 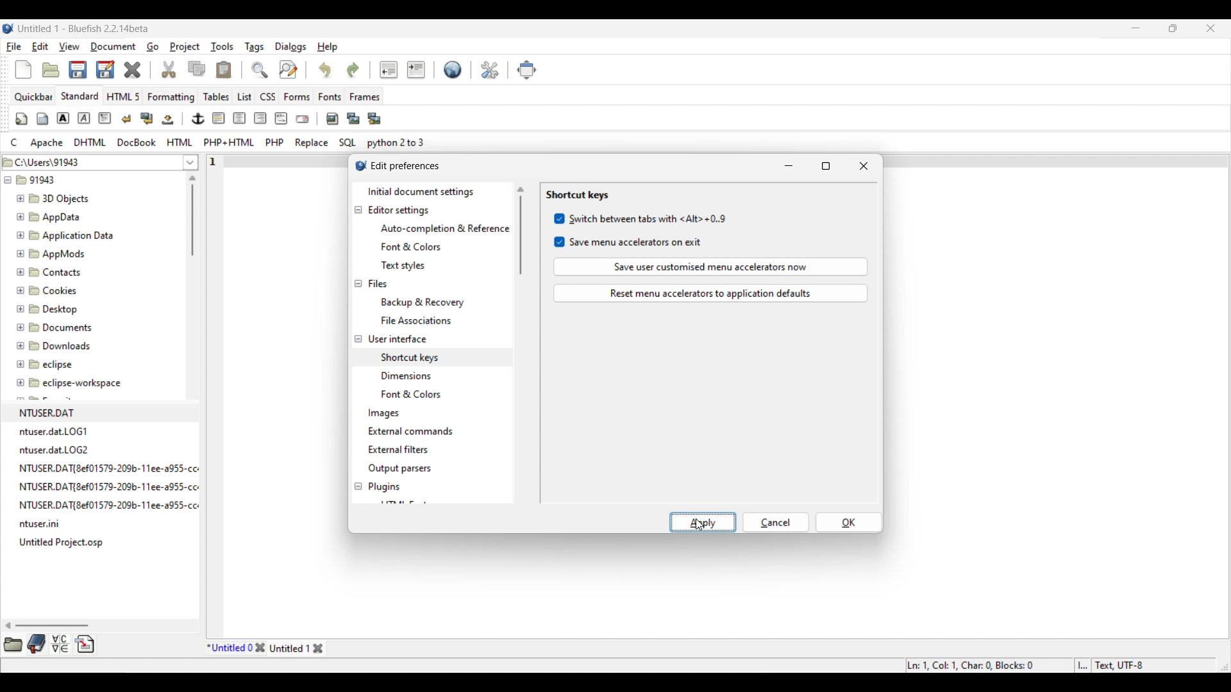 What do you see at coordinates (358, 167) in the screenshot?
I see `logo` at bounding box center [358, 167].